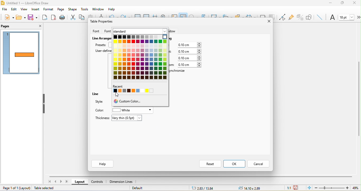 Image resolution: width=361 pixels, height=191 pixels. Describe the element at coordinates (100, 111) in the screenshot. I see `color` at that location.